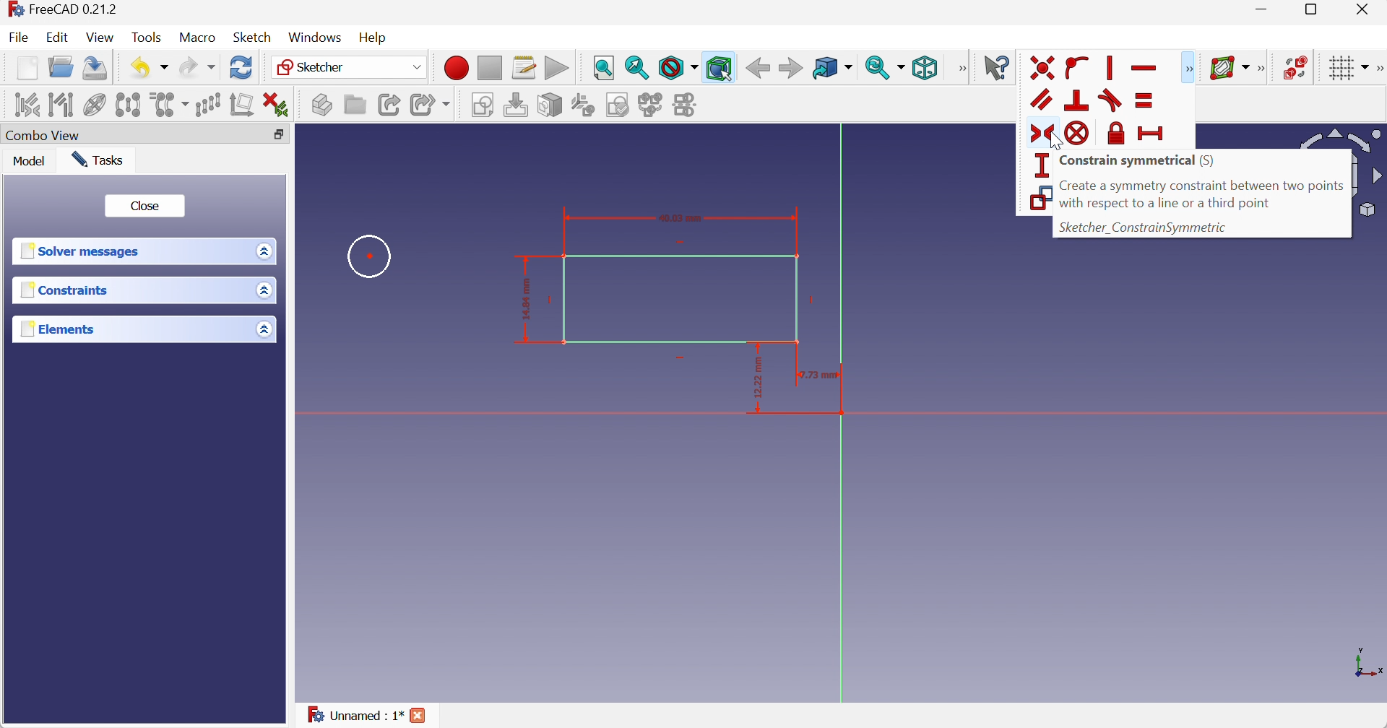  I want to click on Open..., so click(61, 66).